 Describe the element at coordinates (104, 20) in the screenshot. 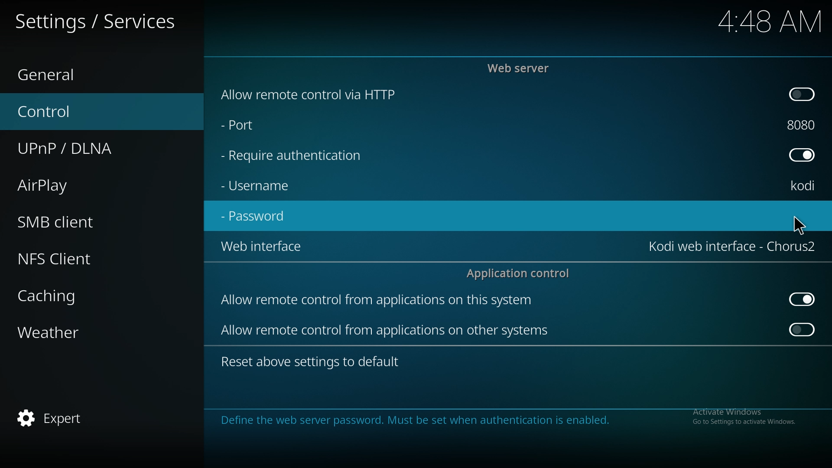

I see `services` at that location.